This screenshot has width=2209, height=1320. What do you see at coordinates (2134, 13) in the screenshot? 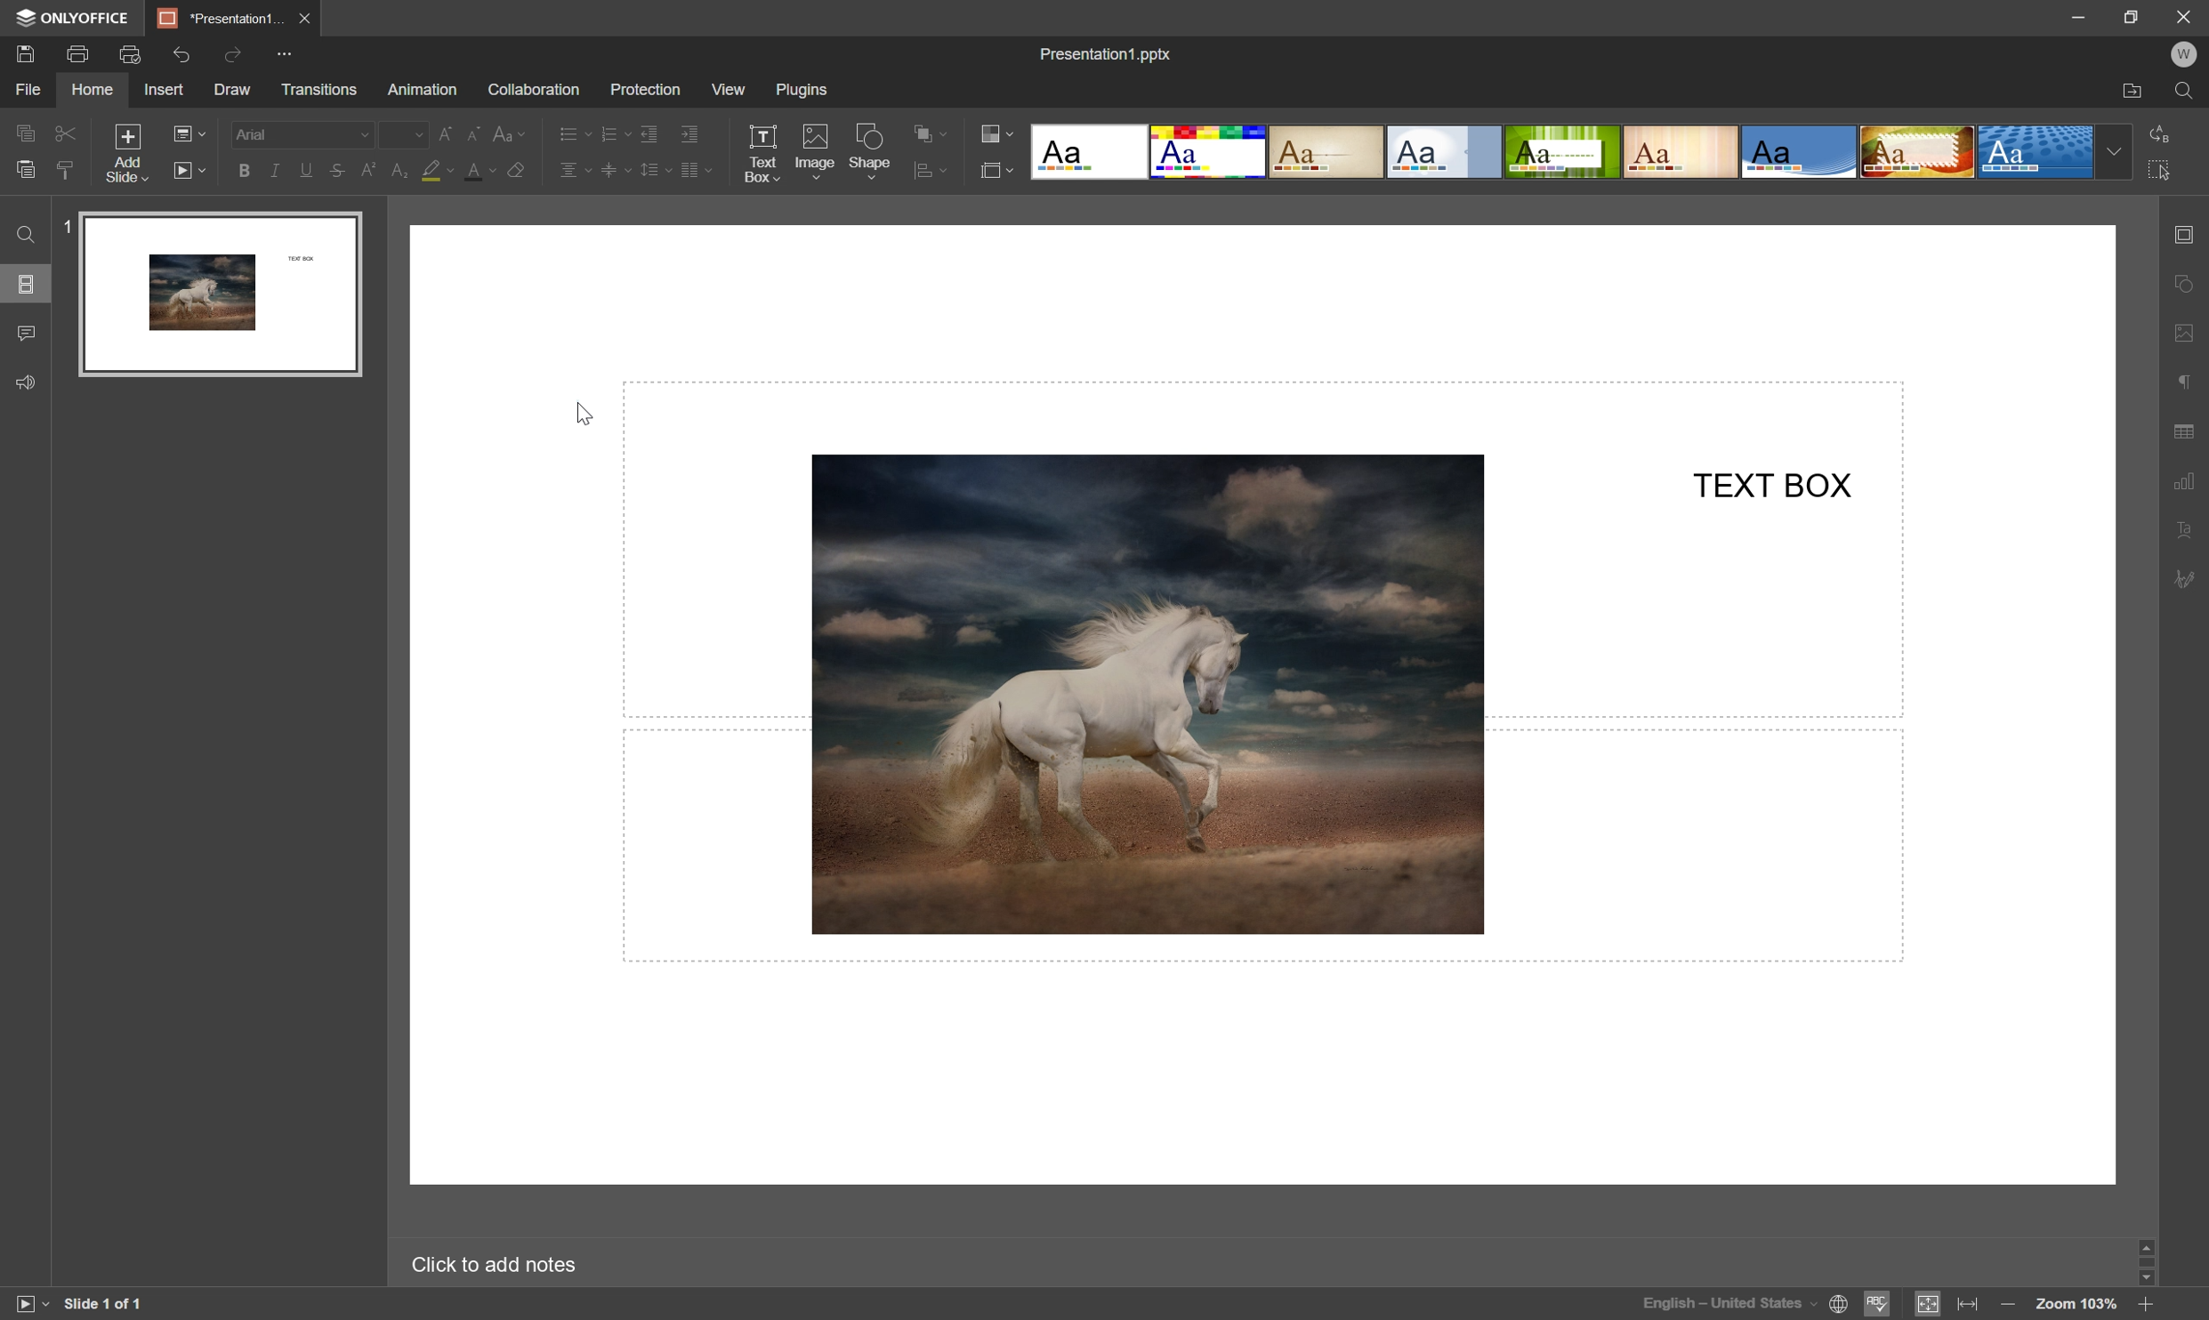
I see `restore down` at bounding box center [2134, 13].